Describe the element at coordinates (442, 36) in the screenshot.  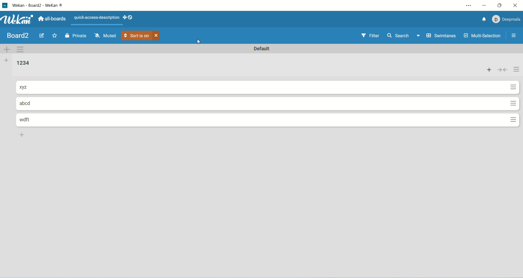
I see `swimlanes` at that location.